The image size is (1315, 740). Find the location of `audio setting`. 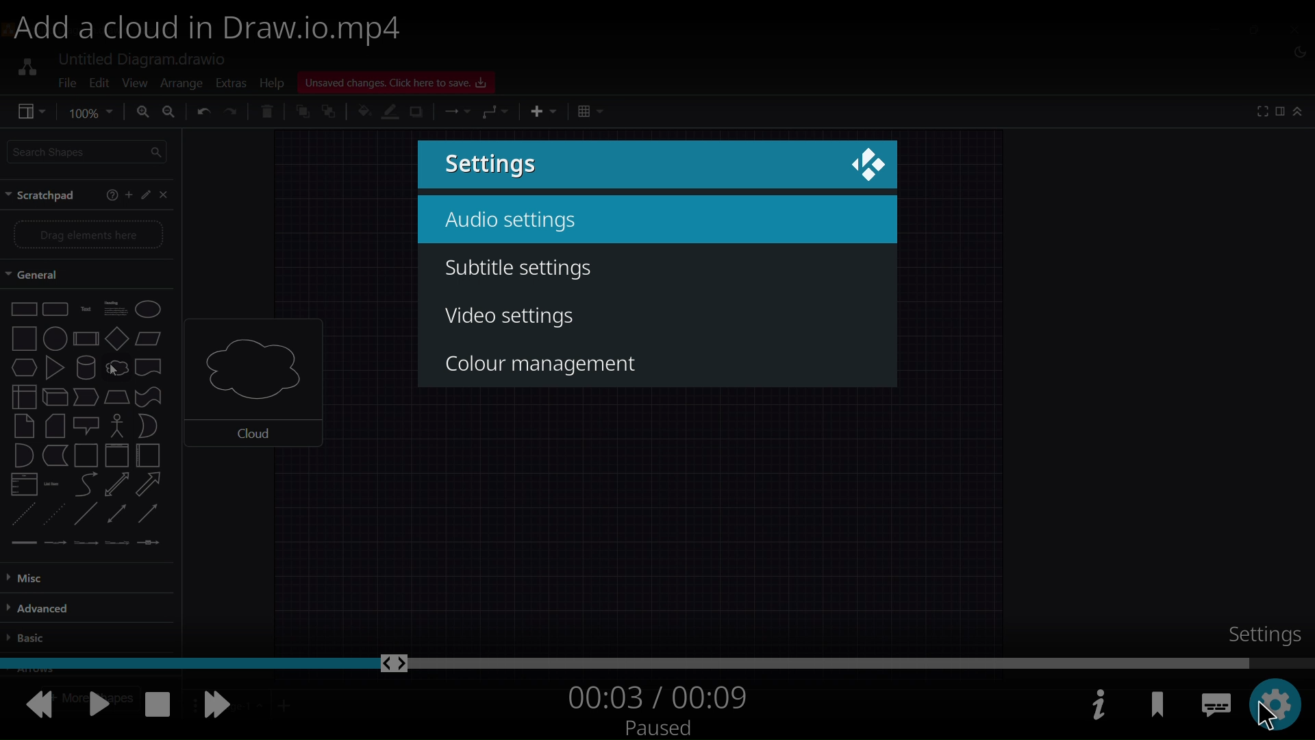

audio setting is located at coordinates (514, 219).